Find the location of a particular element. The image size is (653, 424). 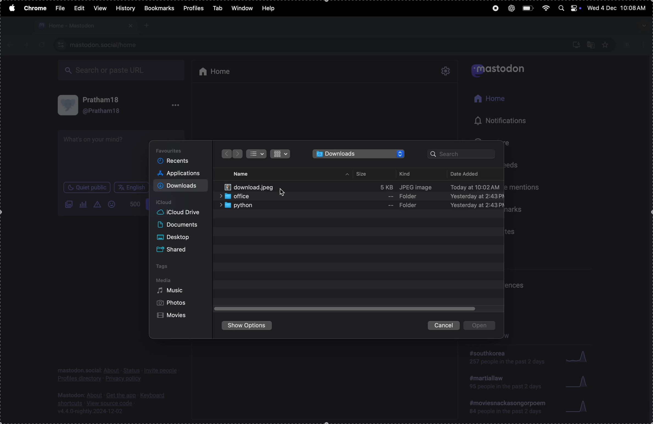

name is located at coordinates (244, 173).